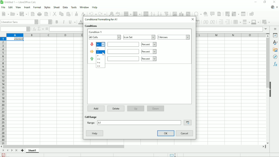 This screenshot has height=157, width=279. I want to click on Scroll to next page, so click(12, 151).